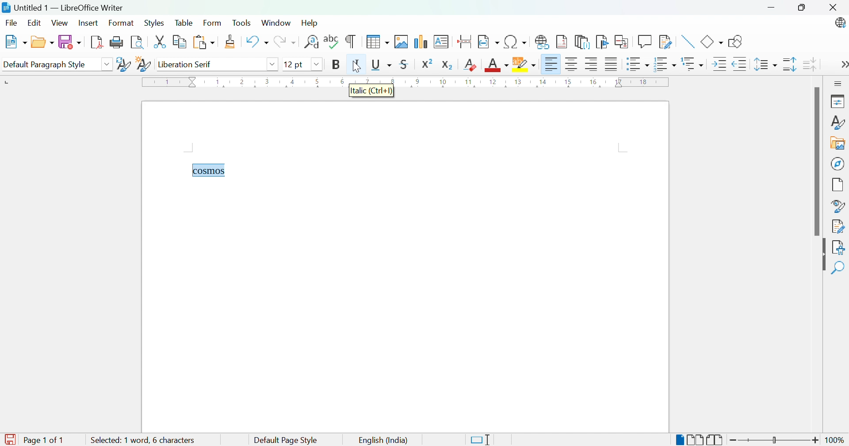  What do you see at coordinates (573, 66) in the screenshot?
I see `Align center` at bounding box center [573, 66].